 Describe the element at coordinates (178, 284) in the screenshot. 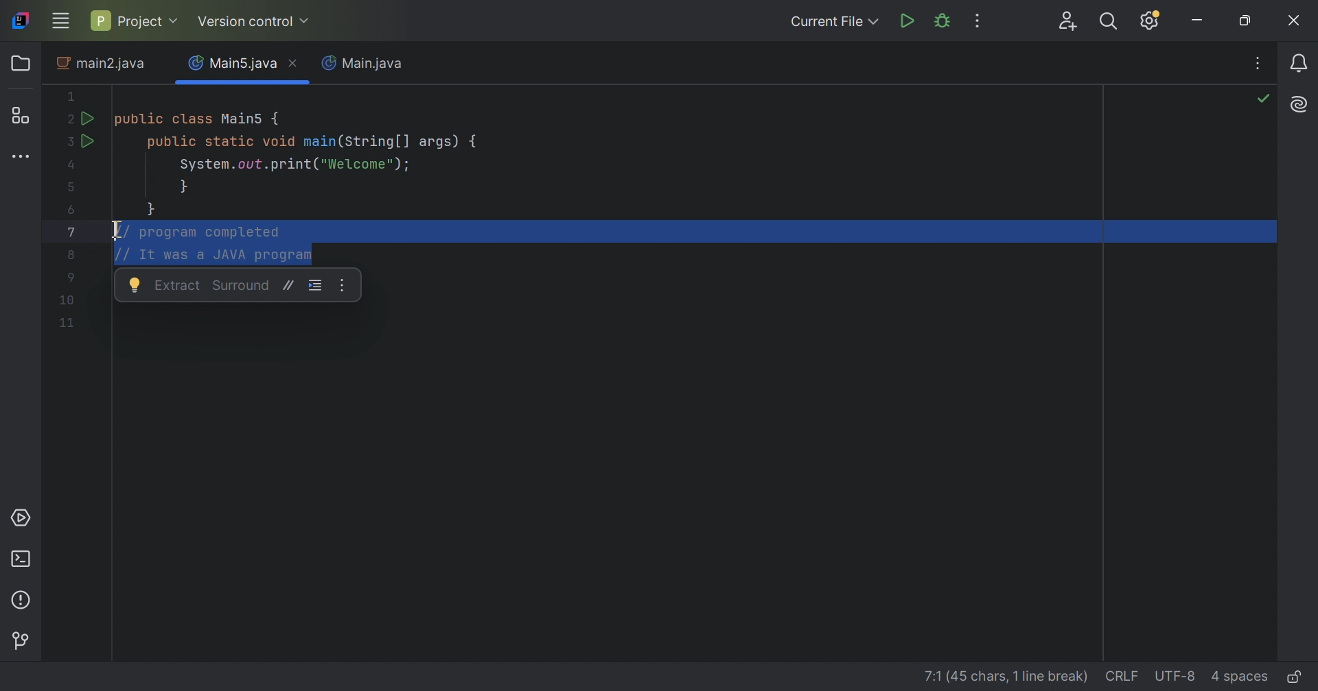

I see `Extract` at that location.